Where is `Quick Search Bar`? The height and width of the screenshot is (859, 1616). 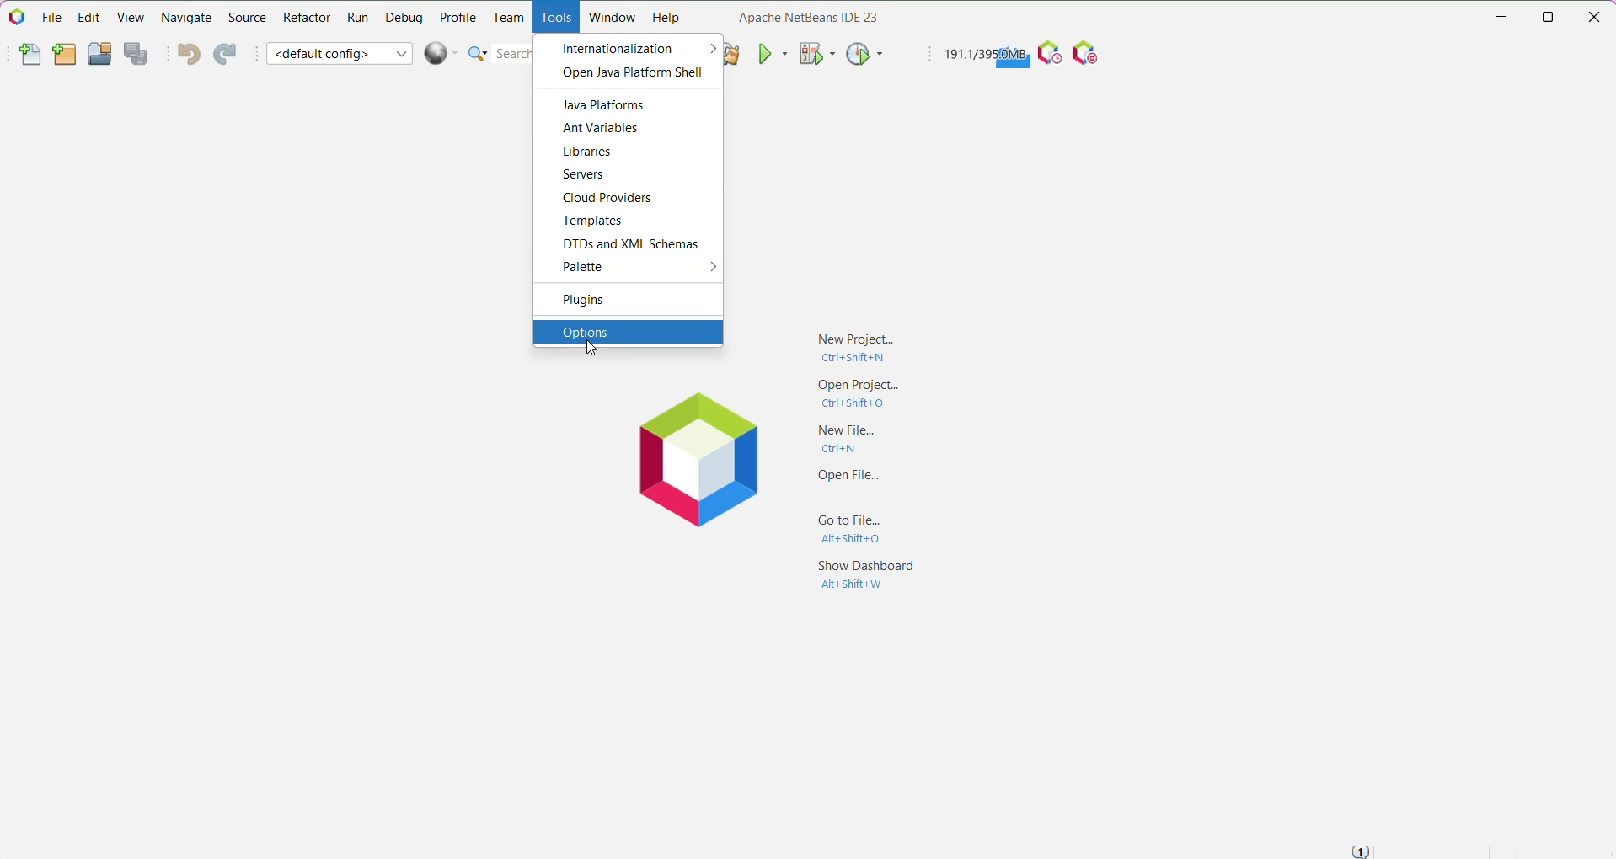 Quick Search Bar is located at coordinates (499, 53).